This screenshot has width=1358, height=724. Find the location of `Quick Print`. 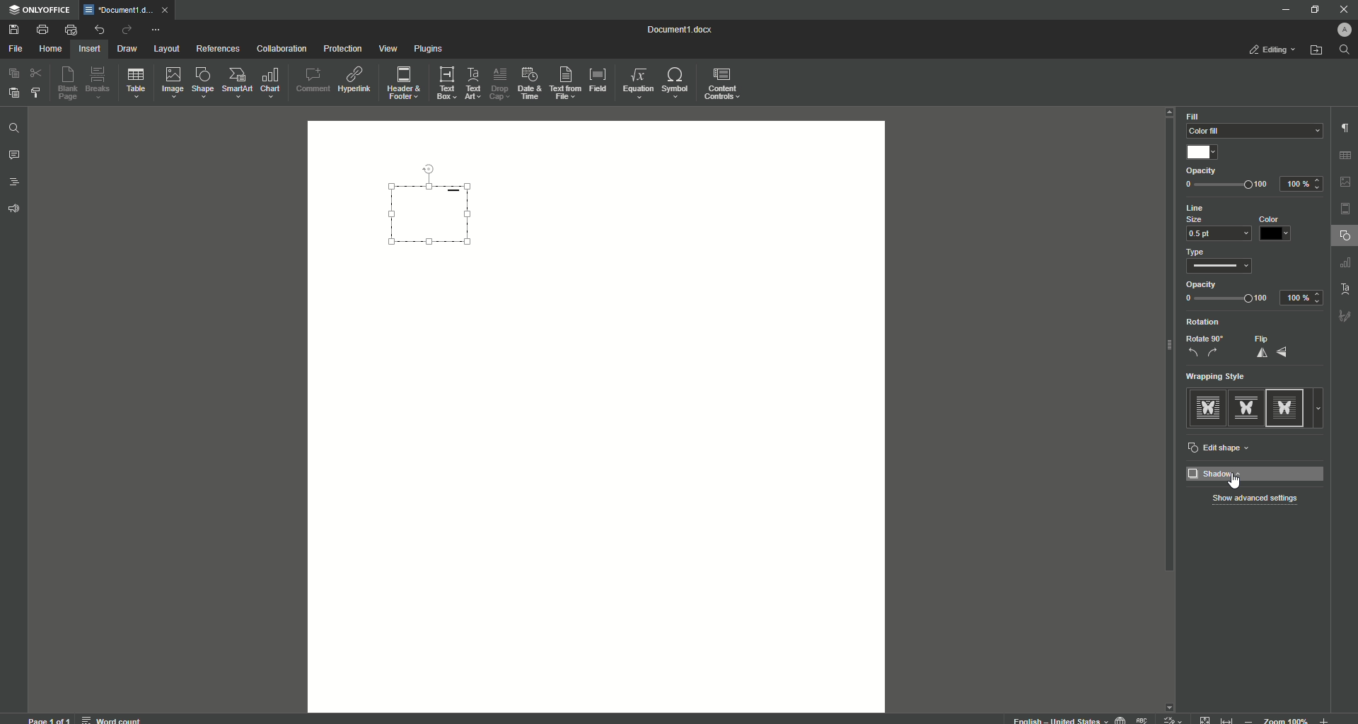

Quick Print is located at coordinates (71, 30).